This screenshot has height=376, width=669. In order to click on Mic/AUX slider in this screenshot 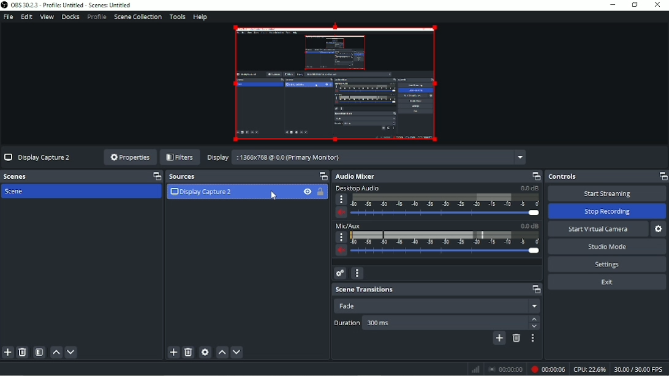, I will do `click(437, 241)`.